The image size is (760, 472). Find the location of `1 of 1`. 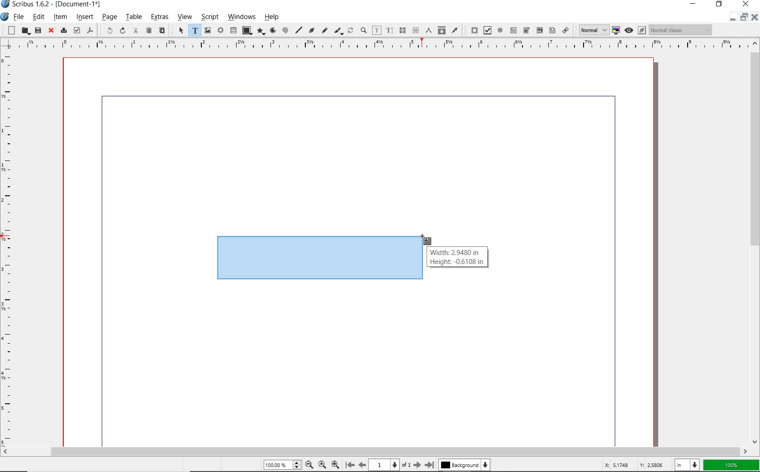

1 of 1 is located at coordinates (389, 465).